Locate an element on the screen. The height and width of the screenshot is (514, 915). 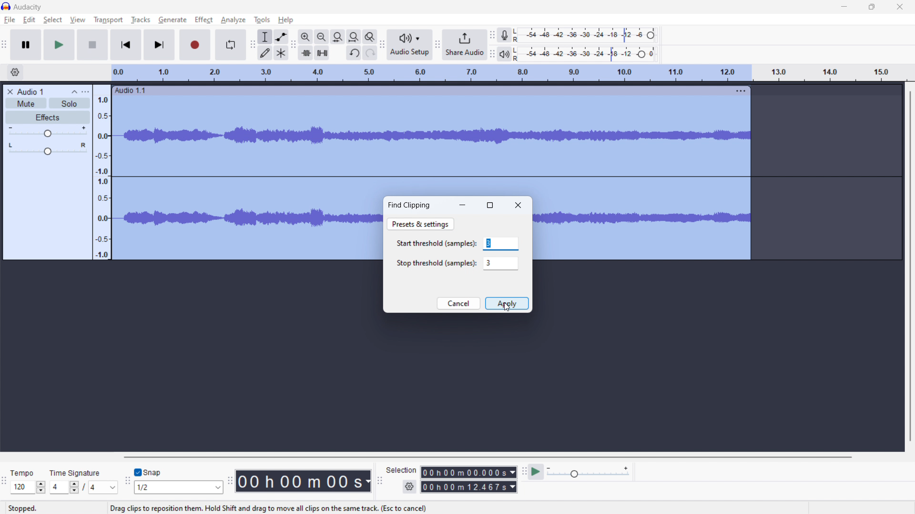
cancel is located at coordinates (458, 304).